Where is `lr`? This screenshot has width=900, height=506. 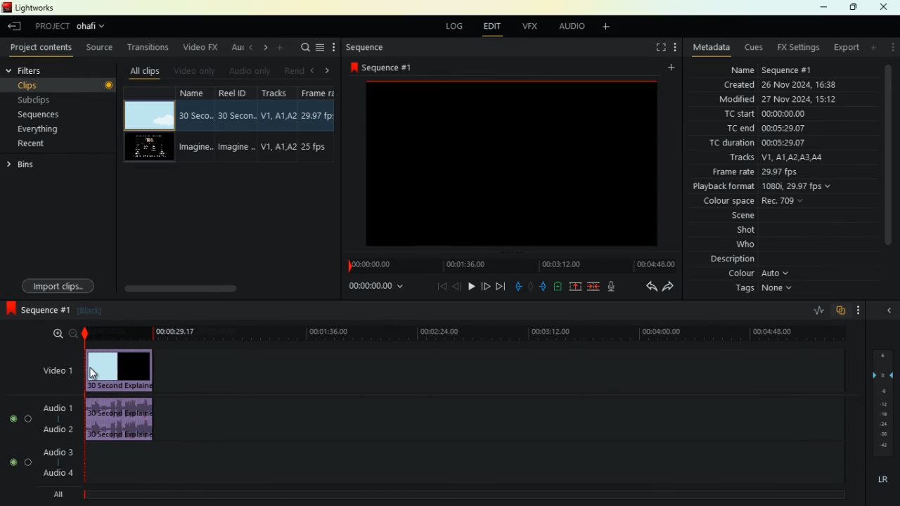
lr is located at coordinates (877, 481).